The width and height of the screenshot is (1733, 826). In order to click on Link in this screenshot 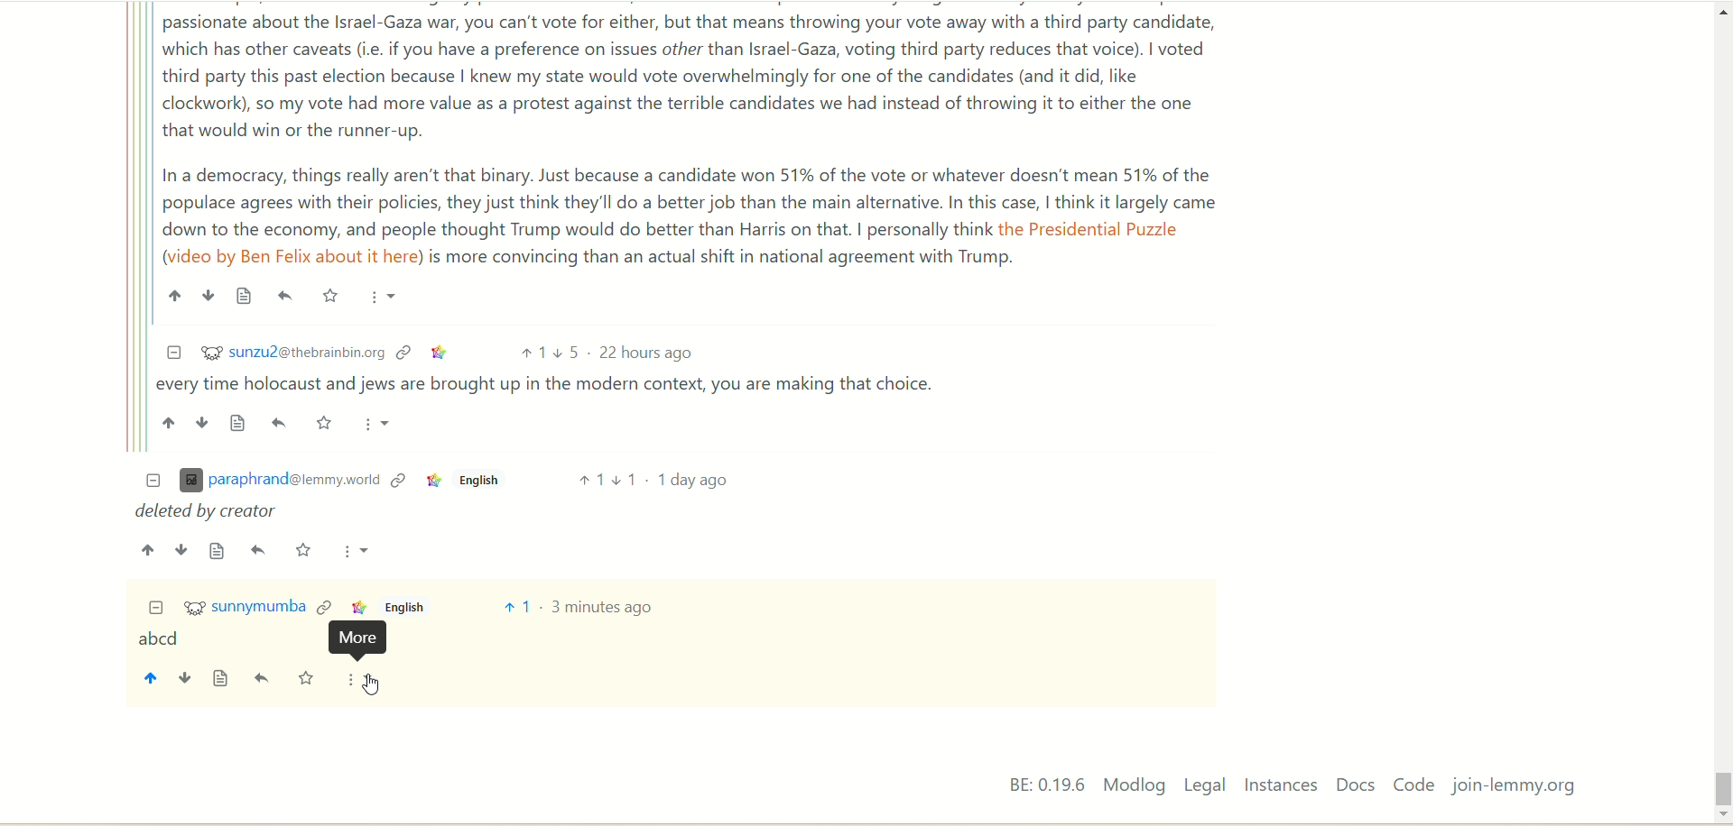, I will do `click(357, 608)`.